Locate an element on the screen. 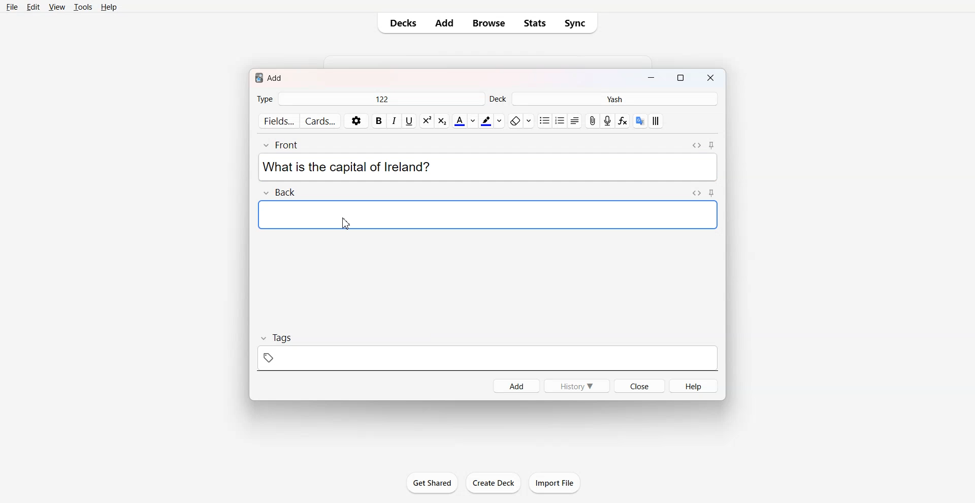 This screenshot has height=503, width=975. Toggle Sticky is located at coordinates (712, 145).